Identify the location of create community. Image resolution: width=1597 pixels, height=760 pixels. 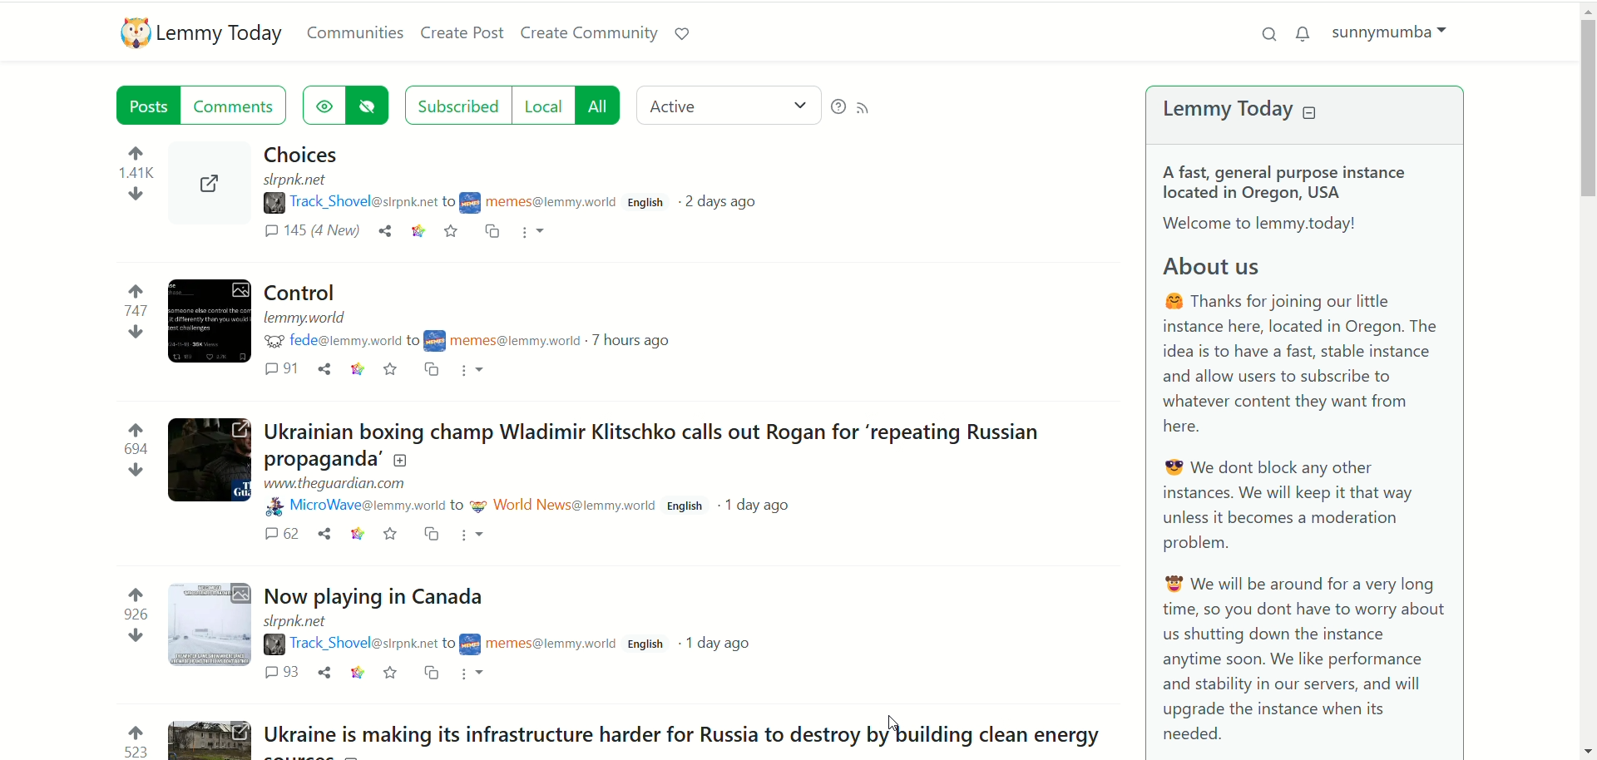
(586, 31).